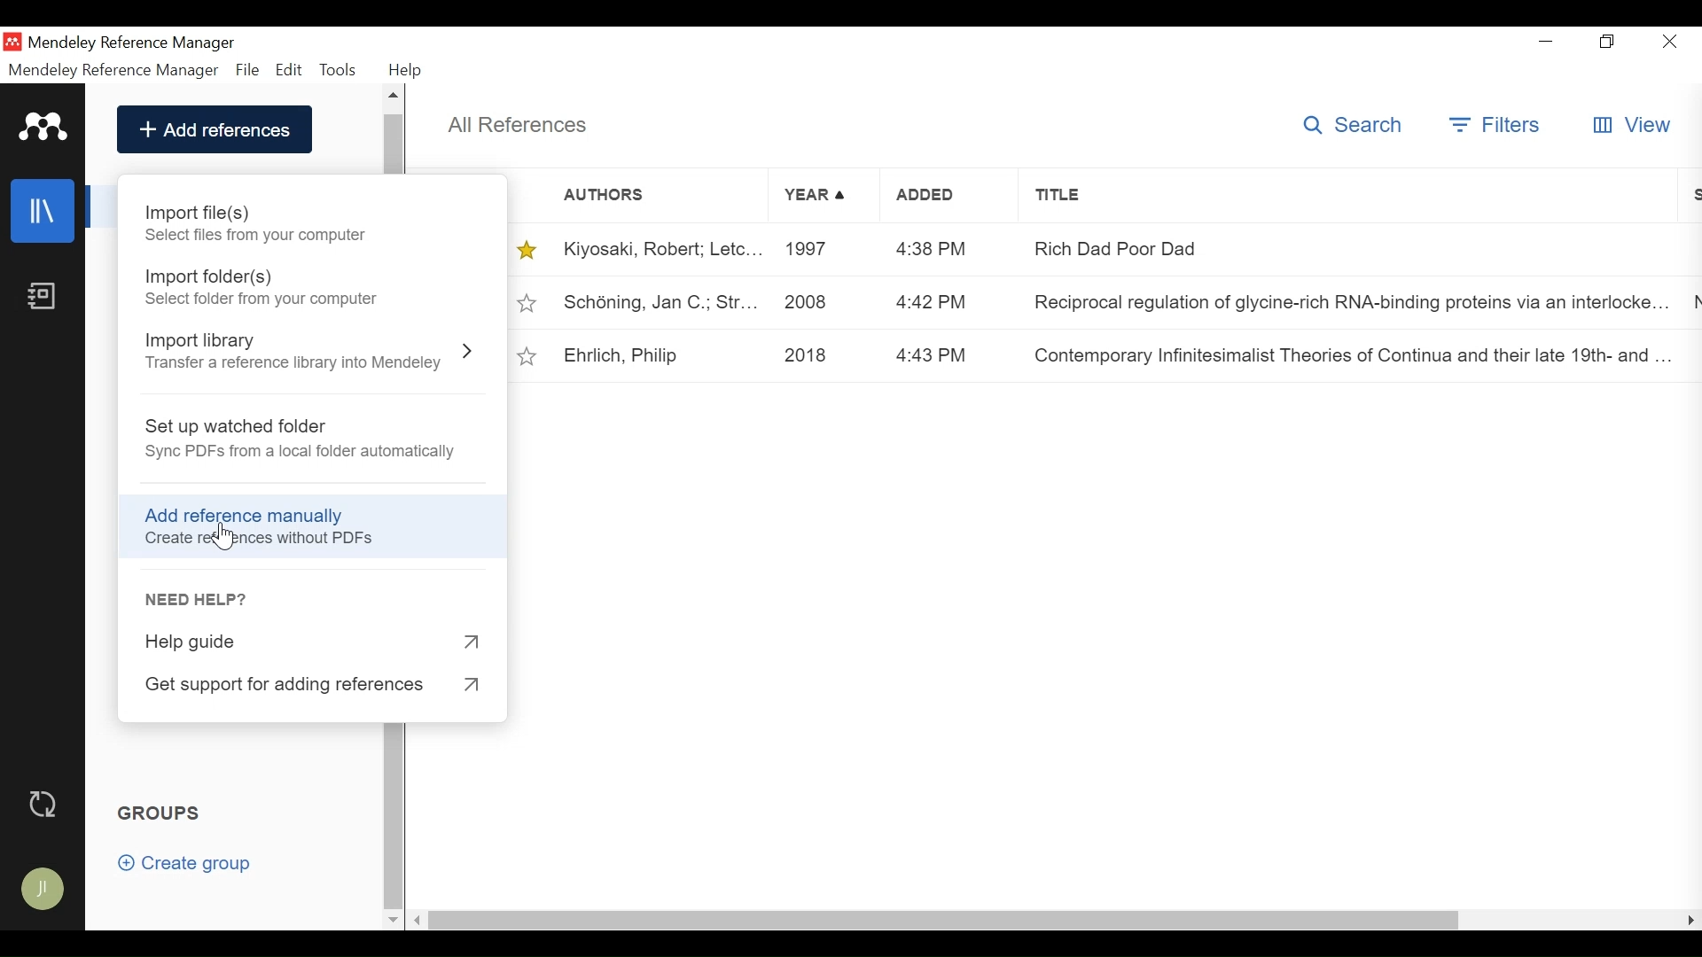 The image size is (1702, 957). What do you see at coordinates (184, 864) in the screenshot?
I see `Create group` at bounding box center [184, 864].